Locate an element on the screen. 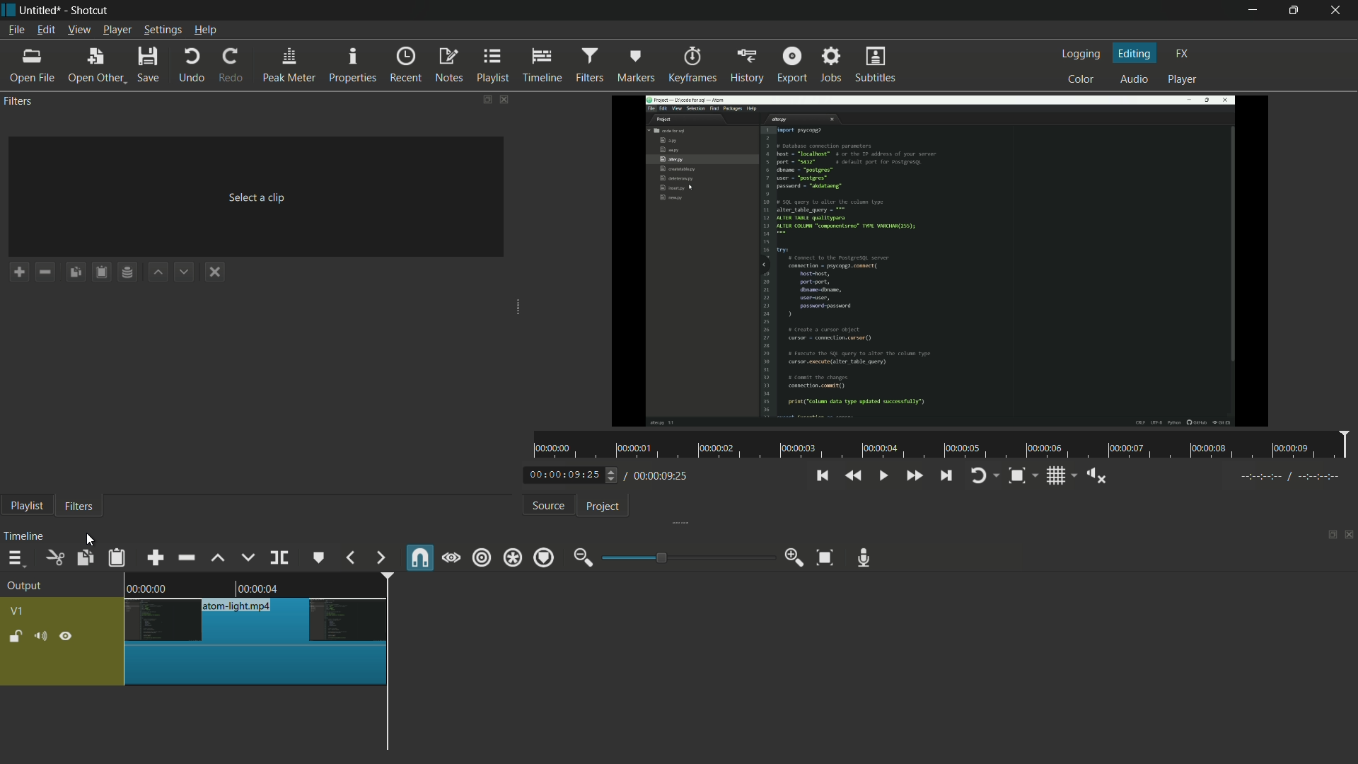  close filter is located at coordinates (503, 98).